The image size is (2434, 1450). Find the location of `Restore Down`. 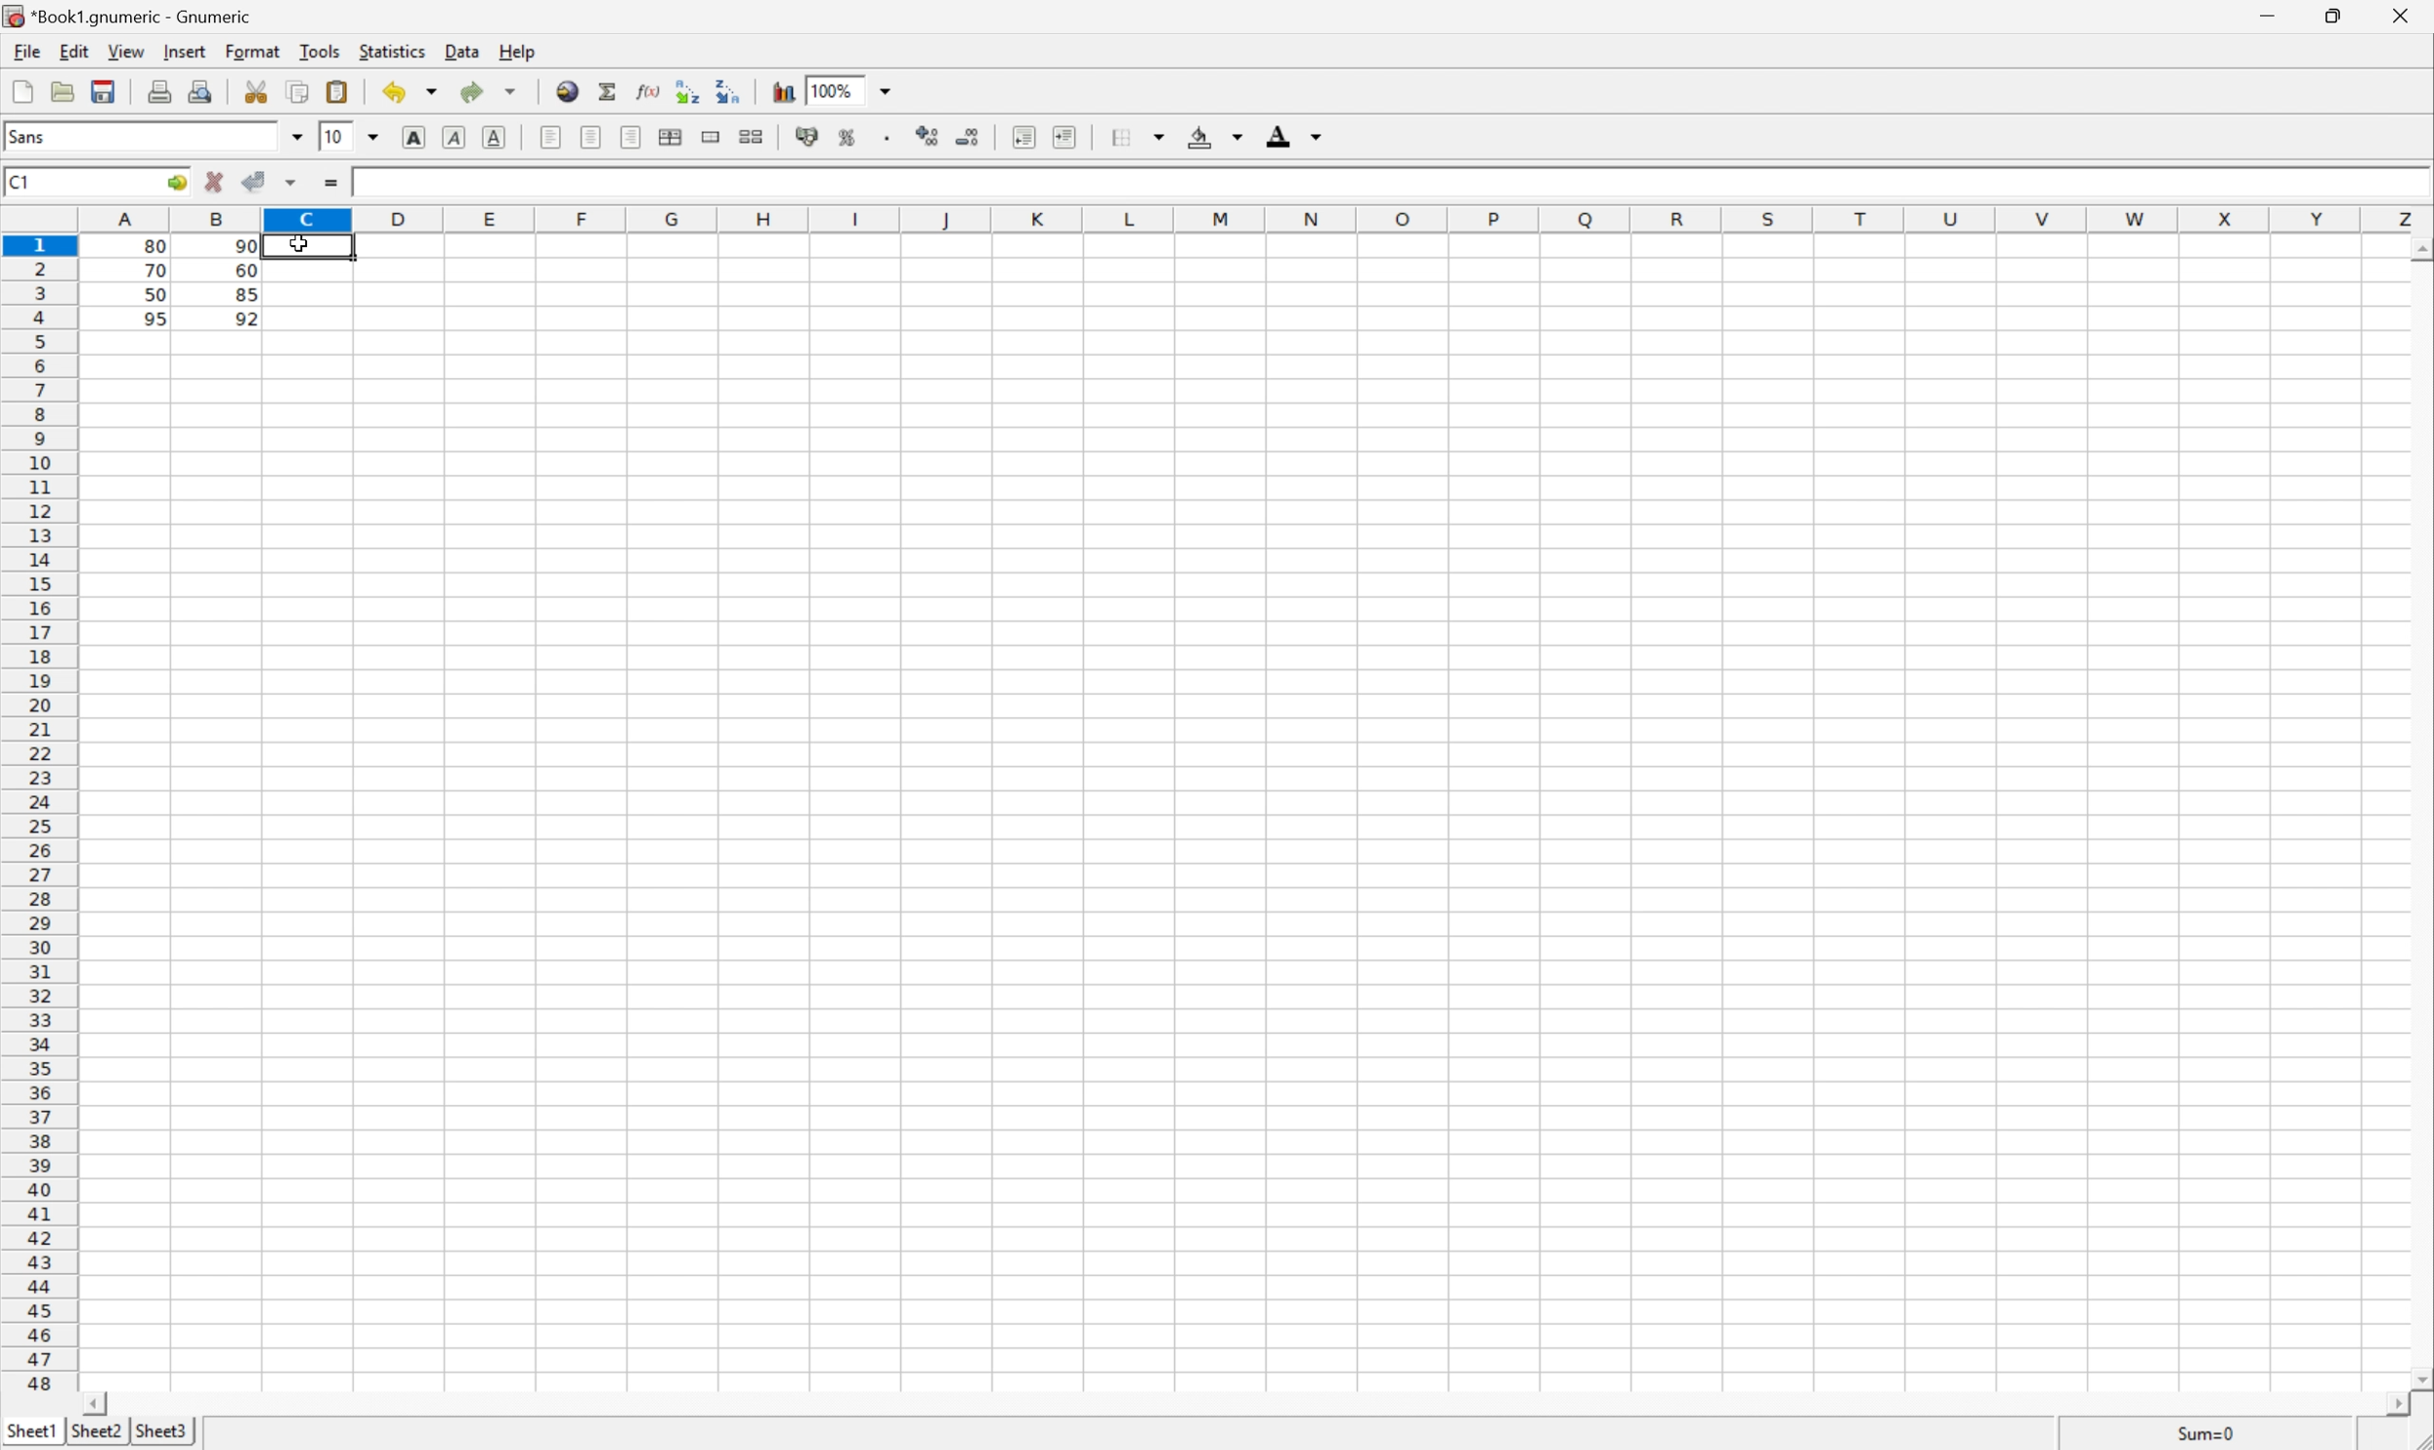

Restore Down is located at coordinates (2335, 13).